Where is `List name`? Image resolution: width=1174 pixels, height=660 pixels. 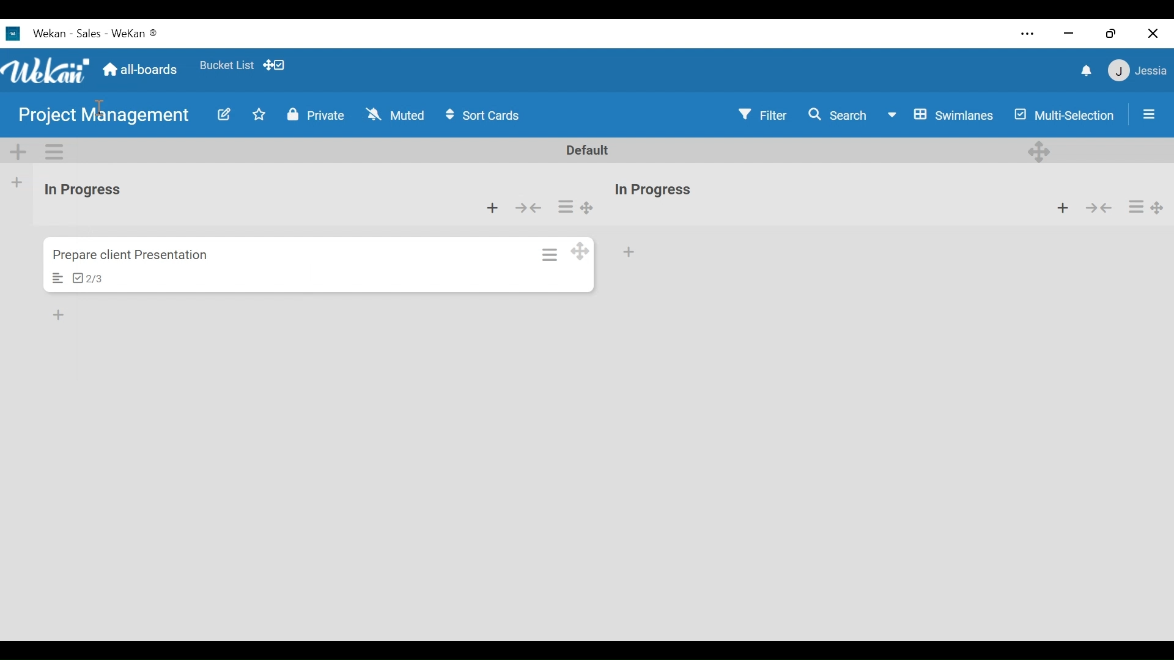 List name is located at coordinates (652, 191).